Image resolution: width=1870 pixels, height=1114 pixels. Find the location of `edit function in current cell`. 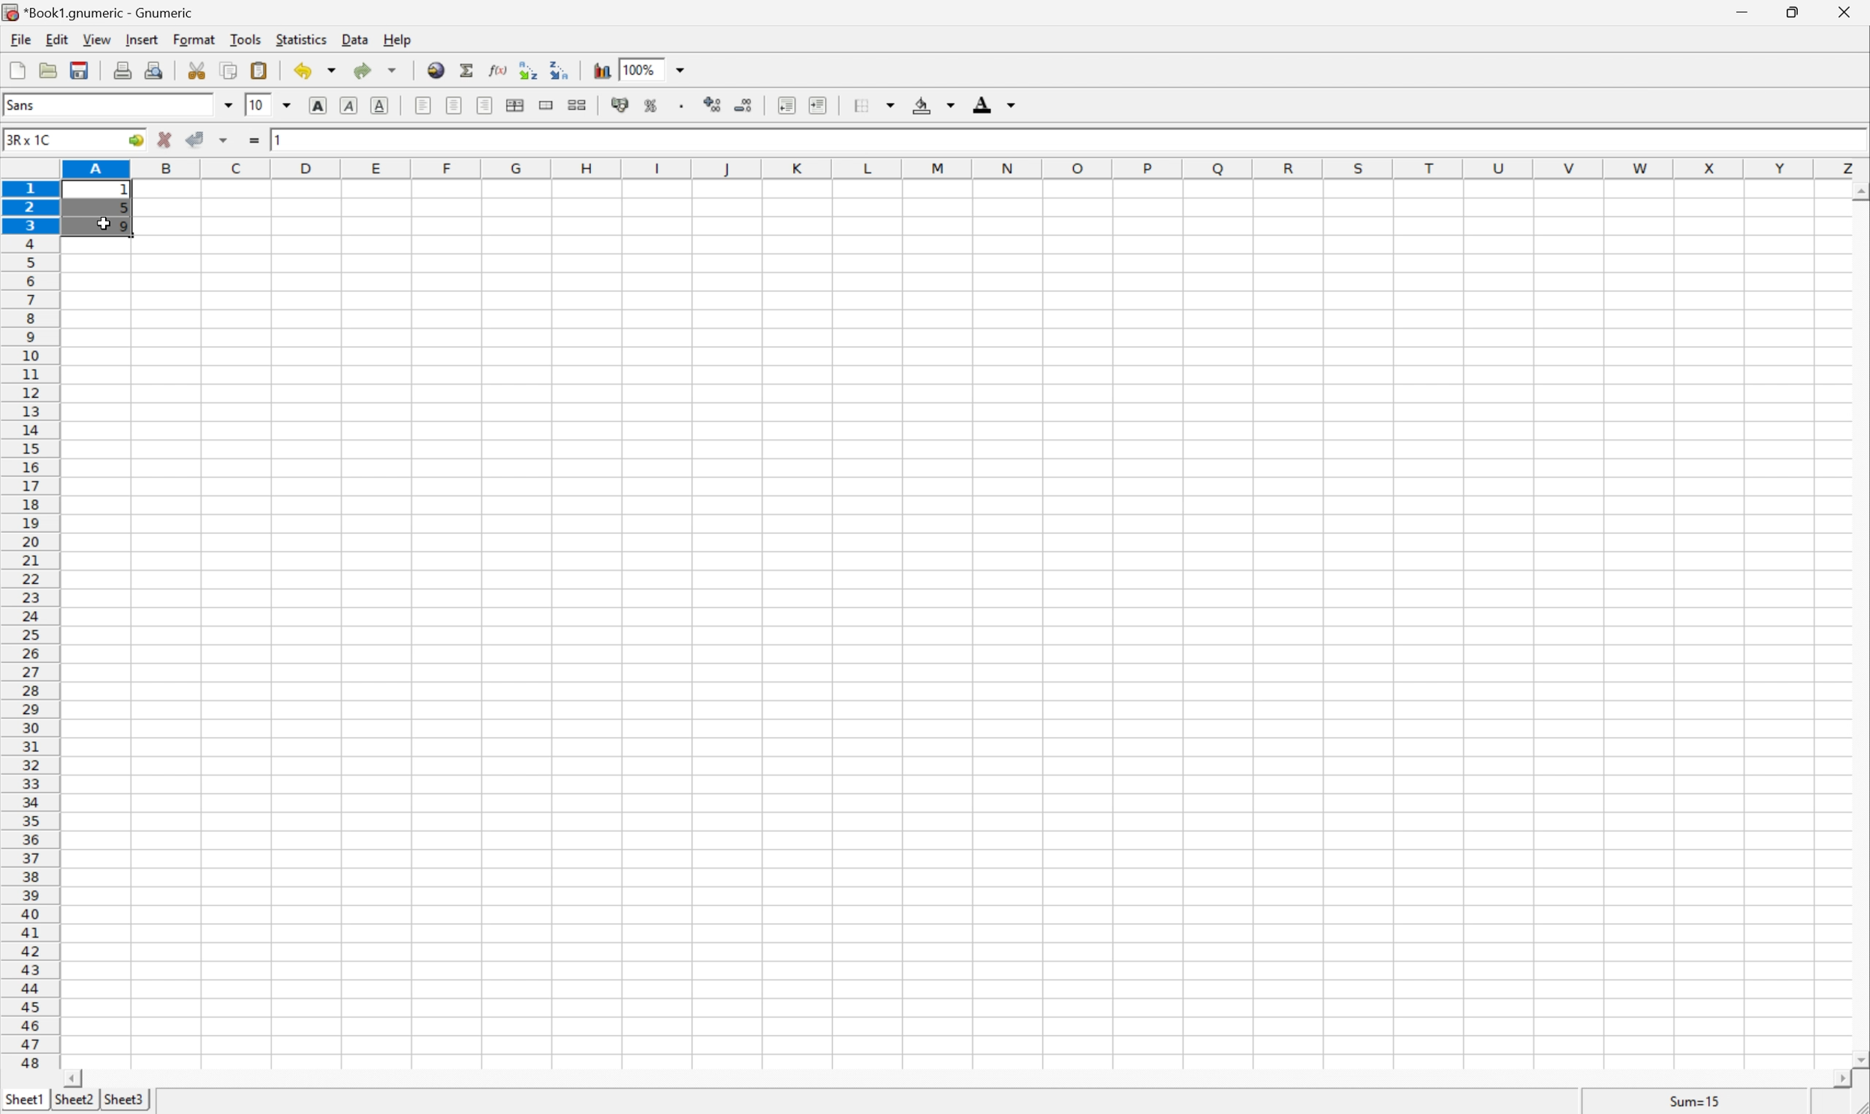

edit function in current cell is located at coordinates (499, 68).